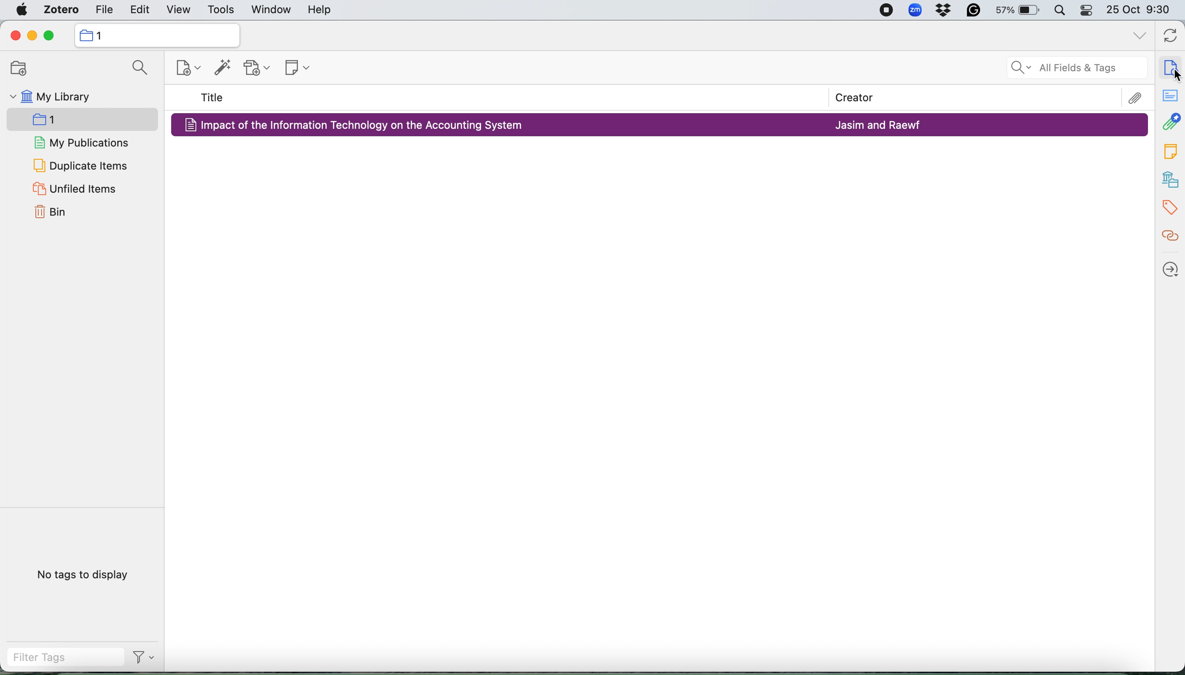 This screenshot has width=1185, height=675. Describe the element at coordinates (78, 190) in the screenshot. I see `unfiled items` at that location.